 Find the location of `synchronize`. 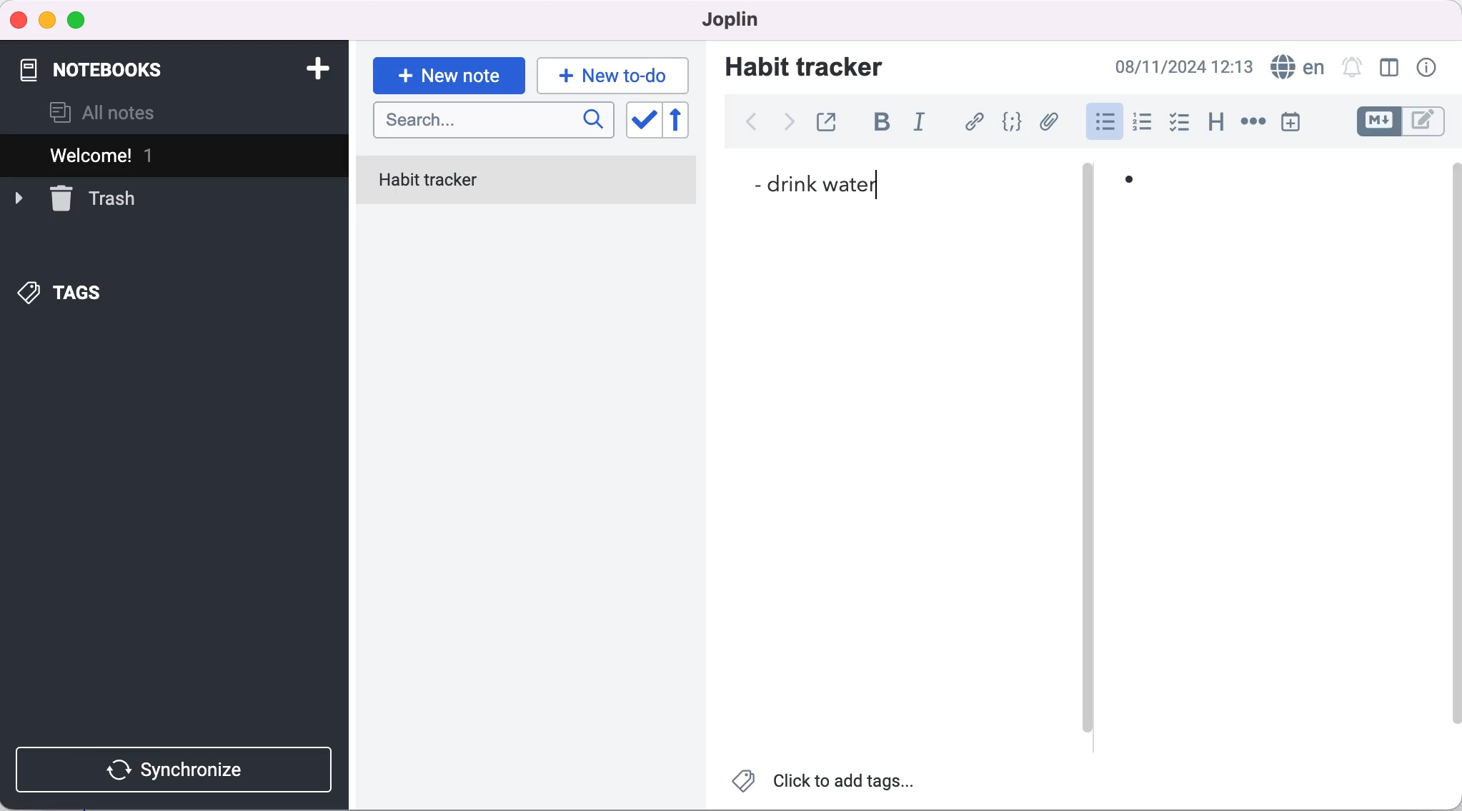

synchronize is located at coordinates (177, 770).